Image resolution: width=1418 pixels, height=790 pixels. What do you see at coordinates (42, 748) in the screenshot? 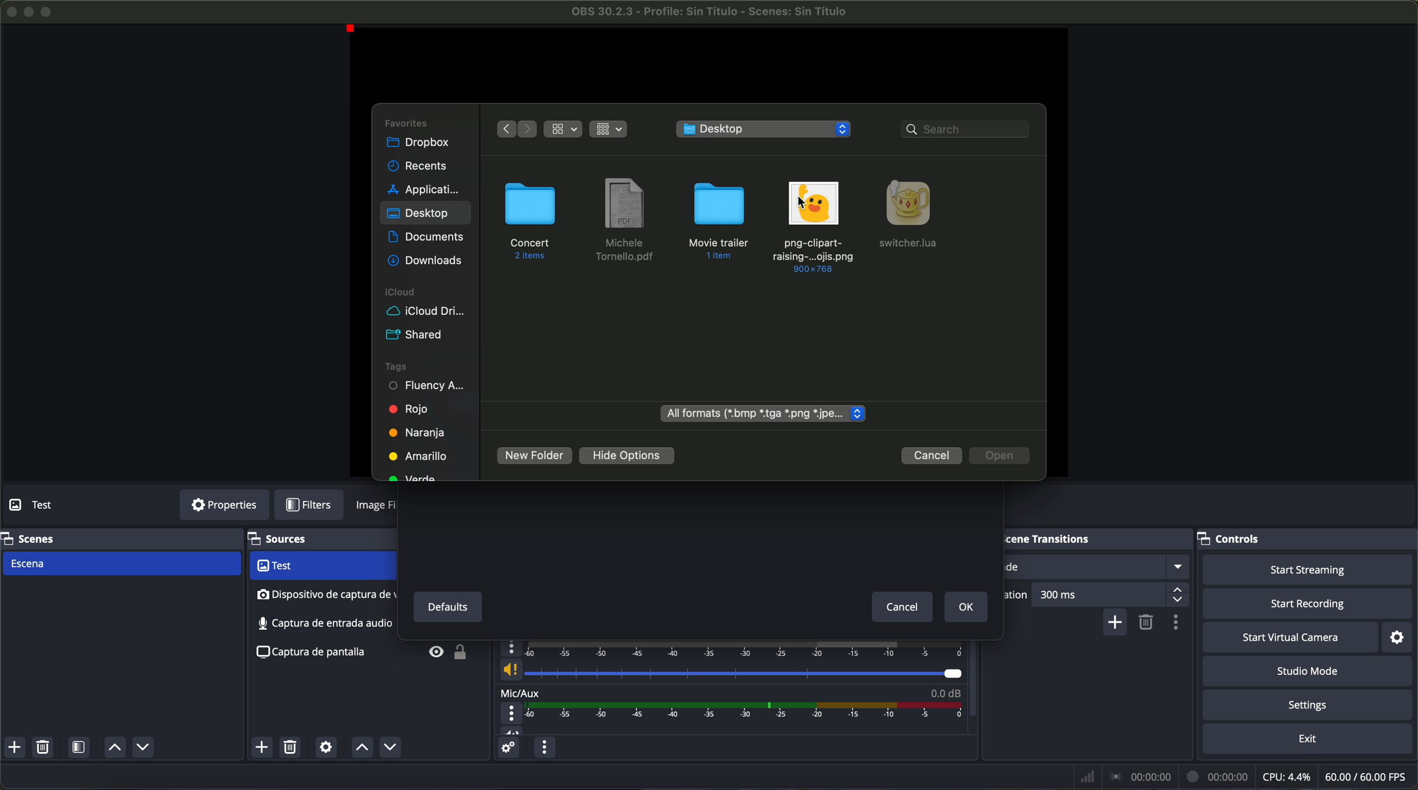
I see `remove selected scene` at bounding box center [42, 748].